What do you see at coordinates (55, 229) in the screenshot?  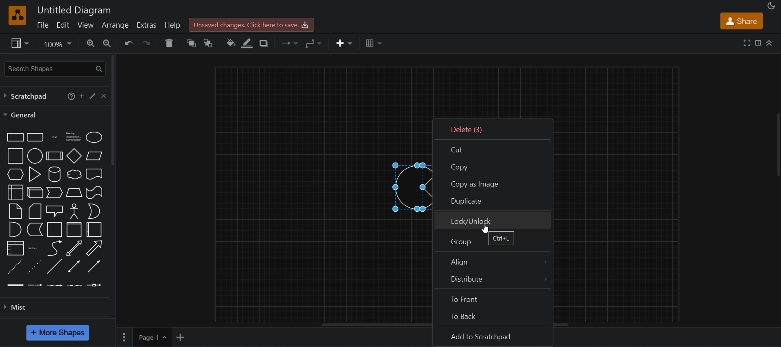 I see `Container` at bounding box center [55, 229].